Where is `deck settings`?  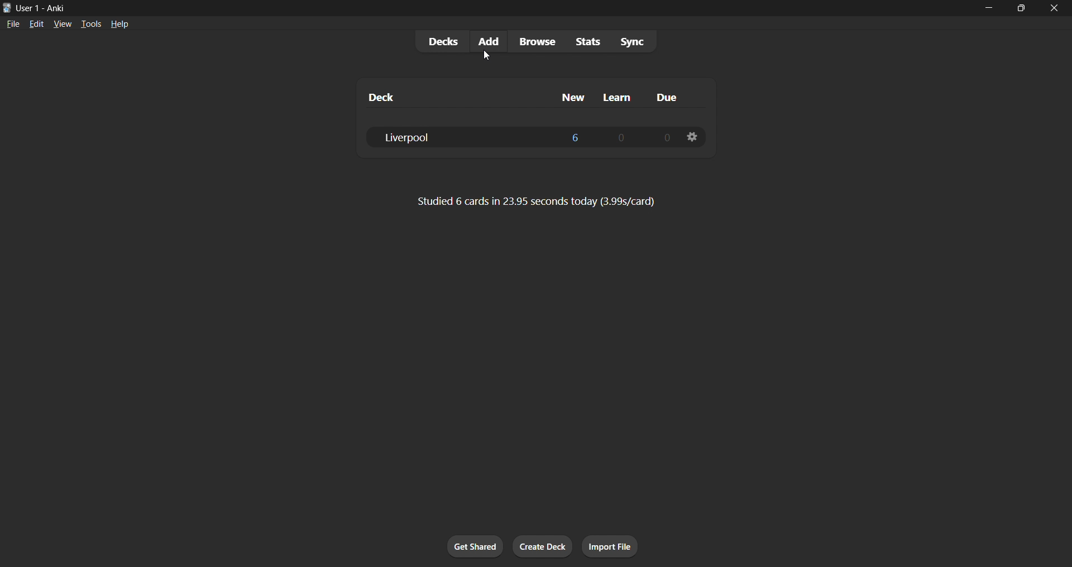 deck settings is located at coordinates (692, 137).